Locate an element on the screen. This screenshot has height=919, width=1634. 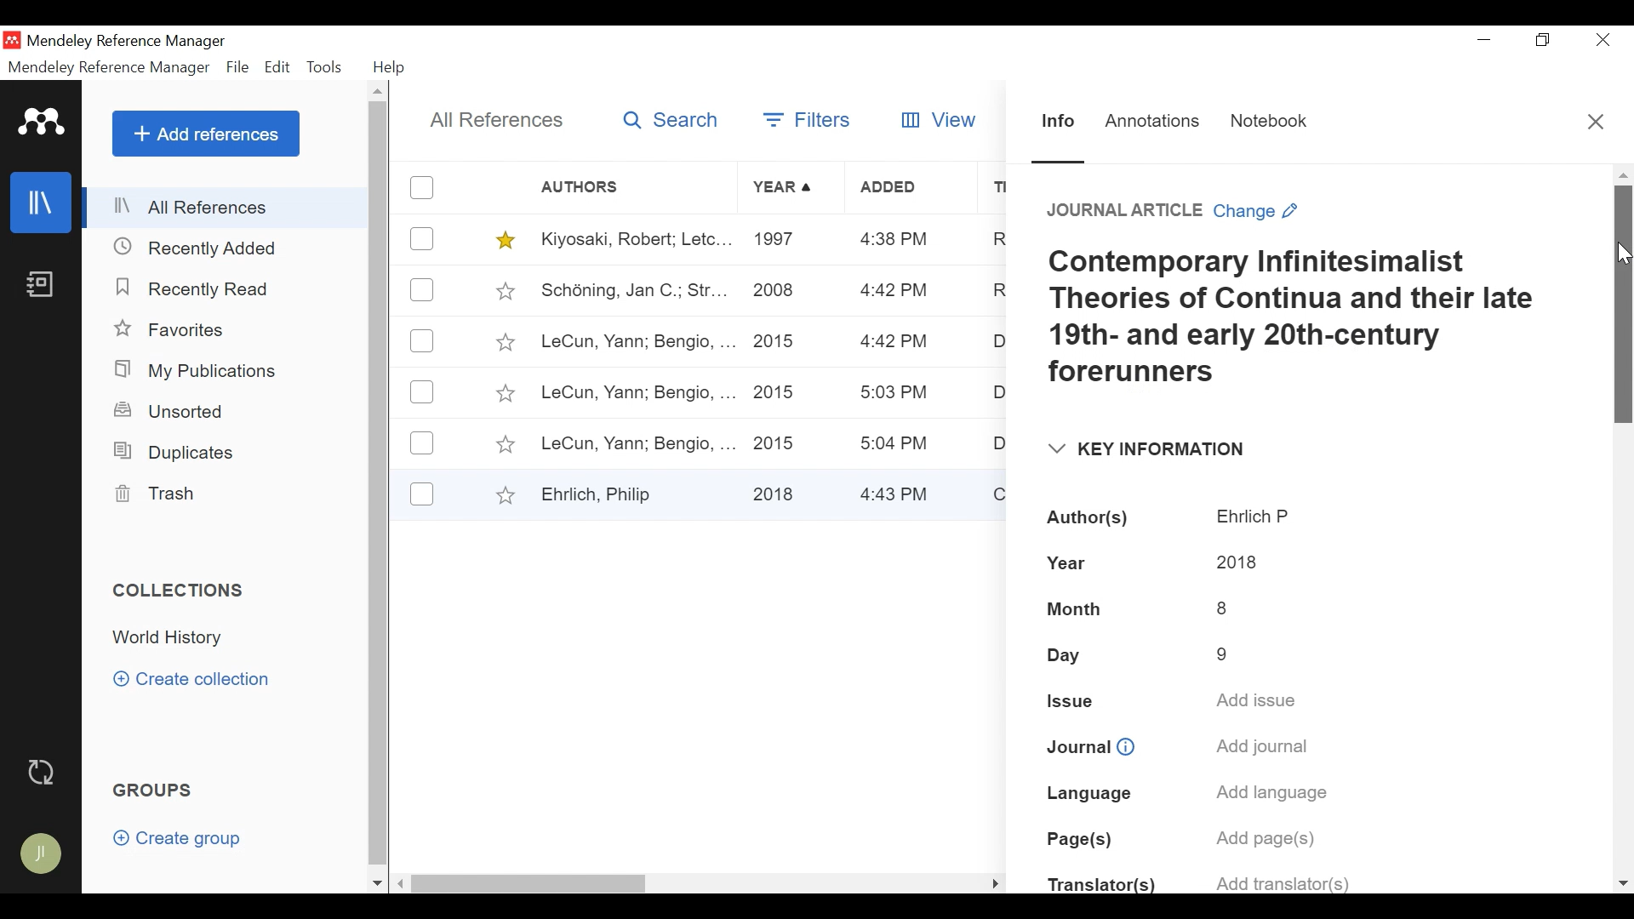
Year is located at coordinates (786, 188).